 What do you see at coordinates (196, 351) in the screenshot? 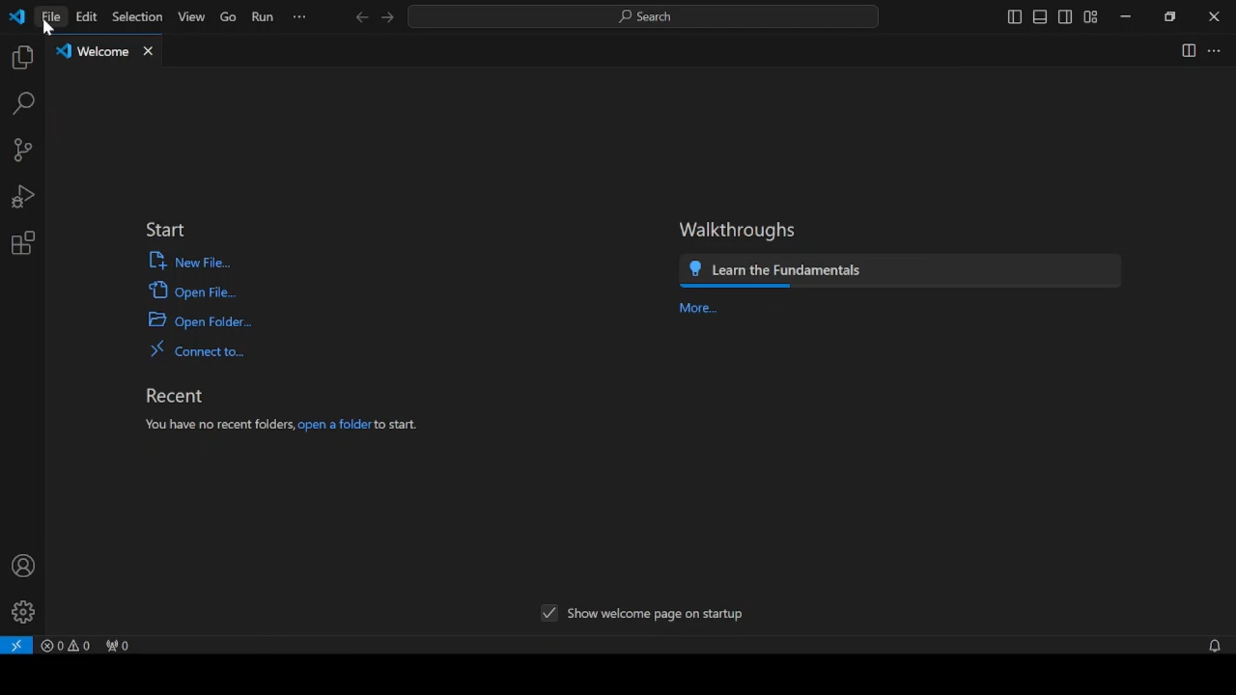
I see `connect to` at bounding box center [196, 351].